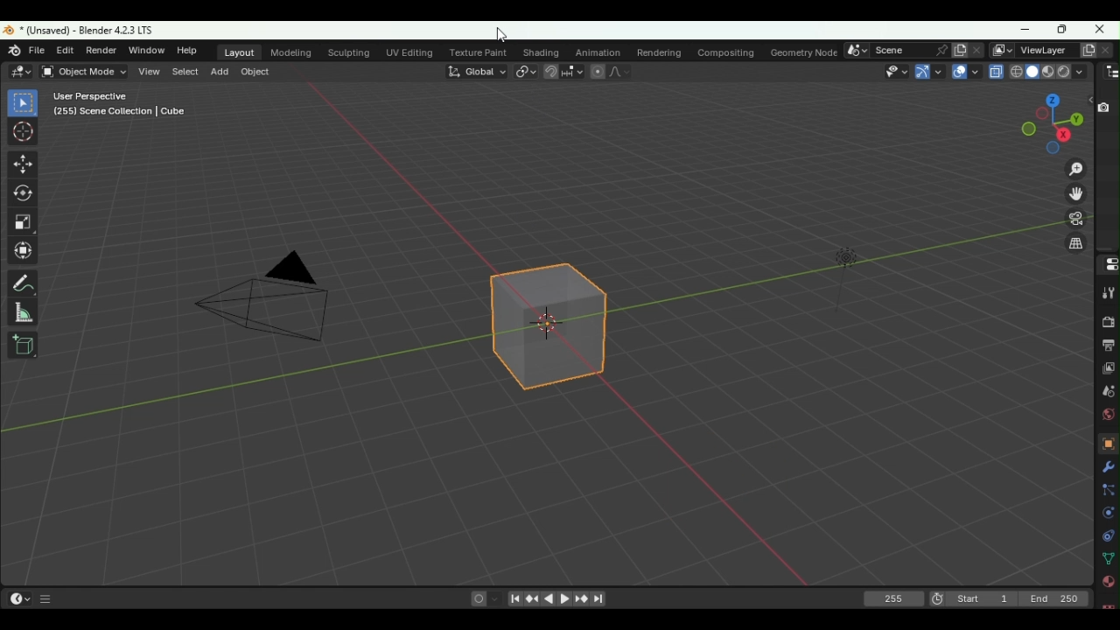 Image resolution: width=1120 pixels, height=630 pixels. I want to click on Shading, so click(539, 52).